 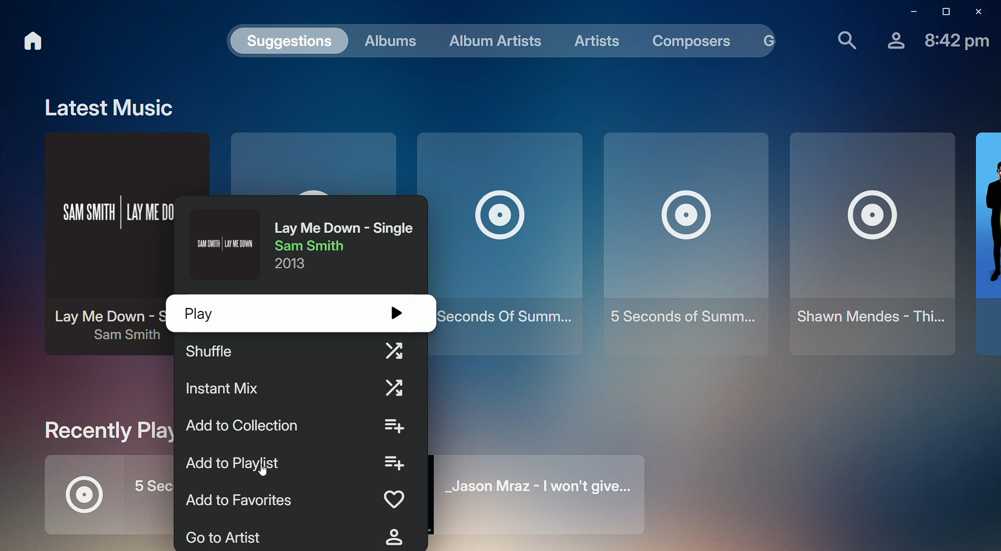 I want to click on Shuffle, so click(x=300, y=351).